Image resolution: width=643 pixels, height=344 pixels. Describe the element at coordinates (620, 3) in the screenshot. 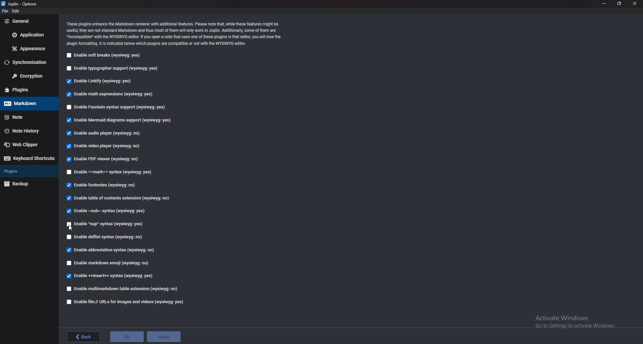

I see `resize` at that location.